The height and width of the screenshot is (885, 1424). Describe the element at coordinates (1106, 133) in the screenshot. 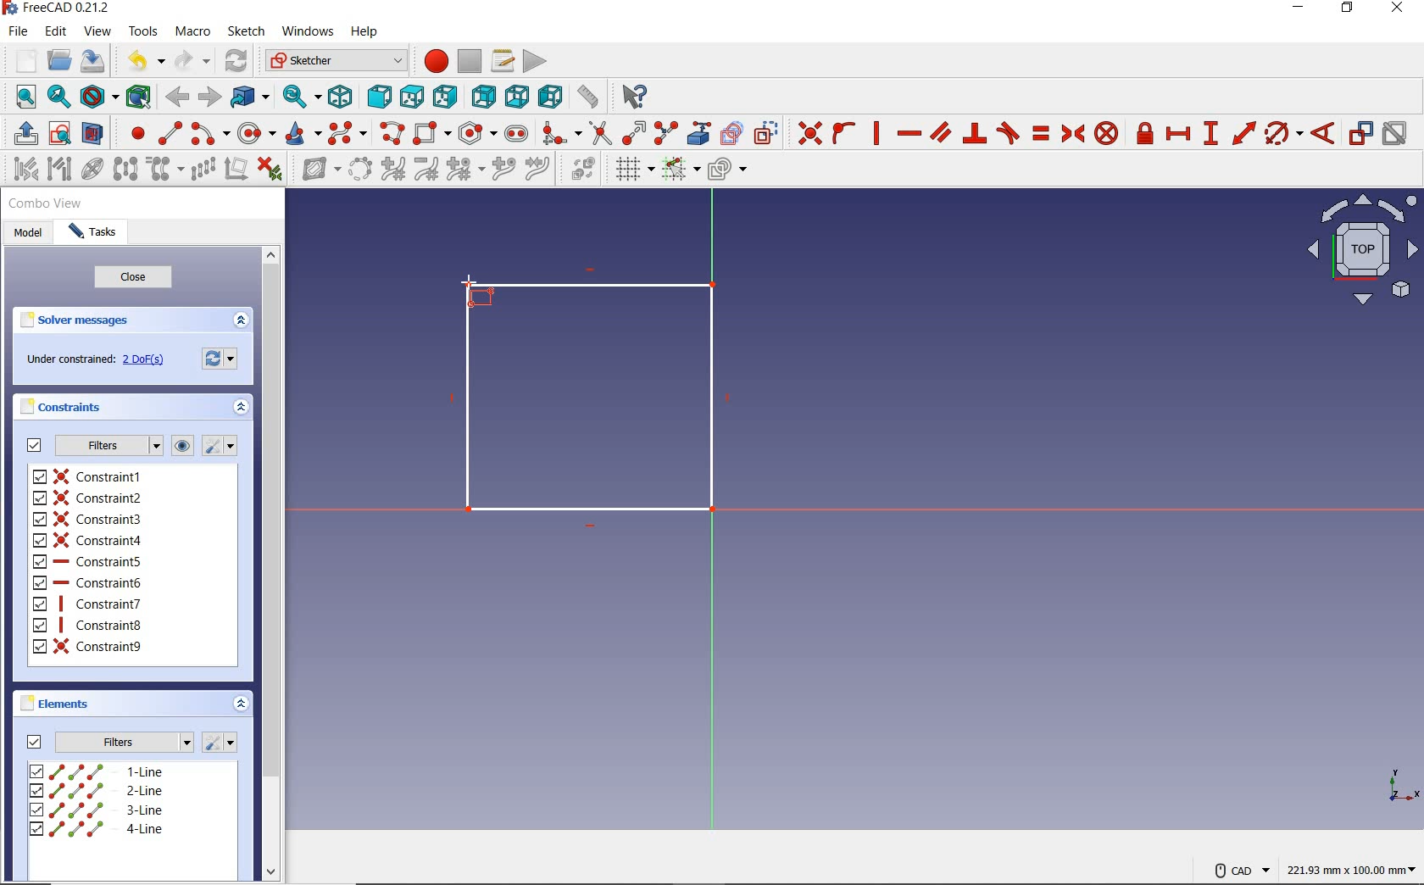

I see `constrain block` at that location.